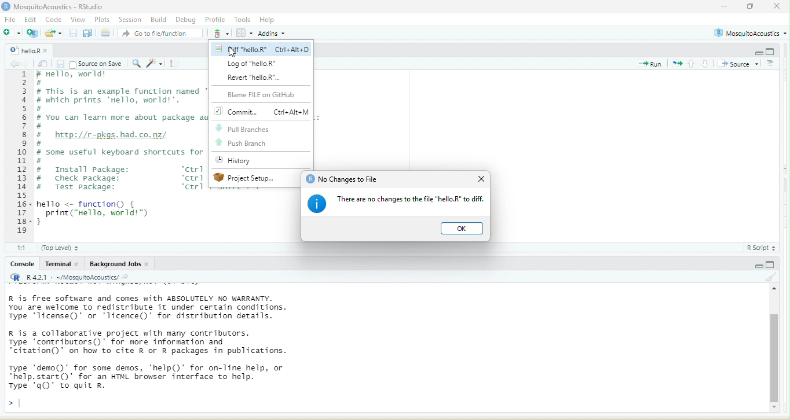 Image resolution: width=790 pixels, height=419 pixels. Describe the element at coordinates (678, 64) in the screenshot. I see `re run the previous code` at that location.